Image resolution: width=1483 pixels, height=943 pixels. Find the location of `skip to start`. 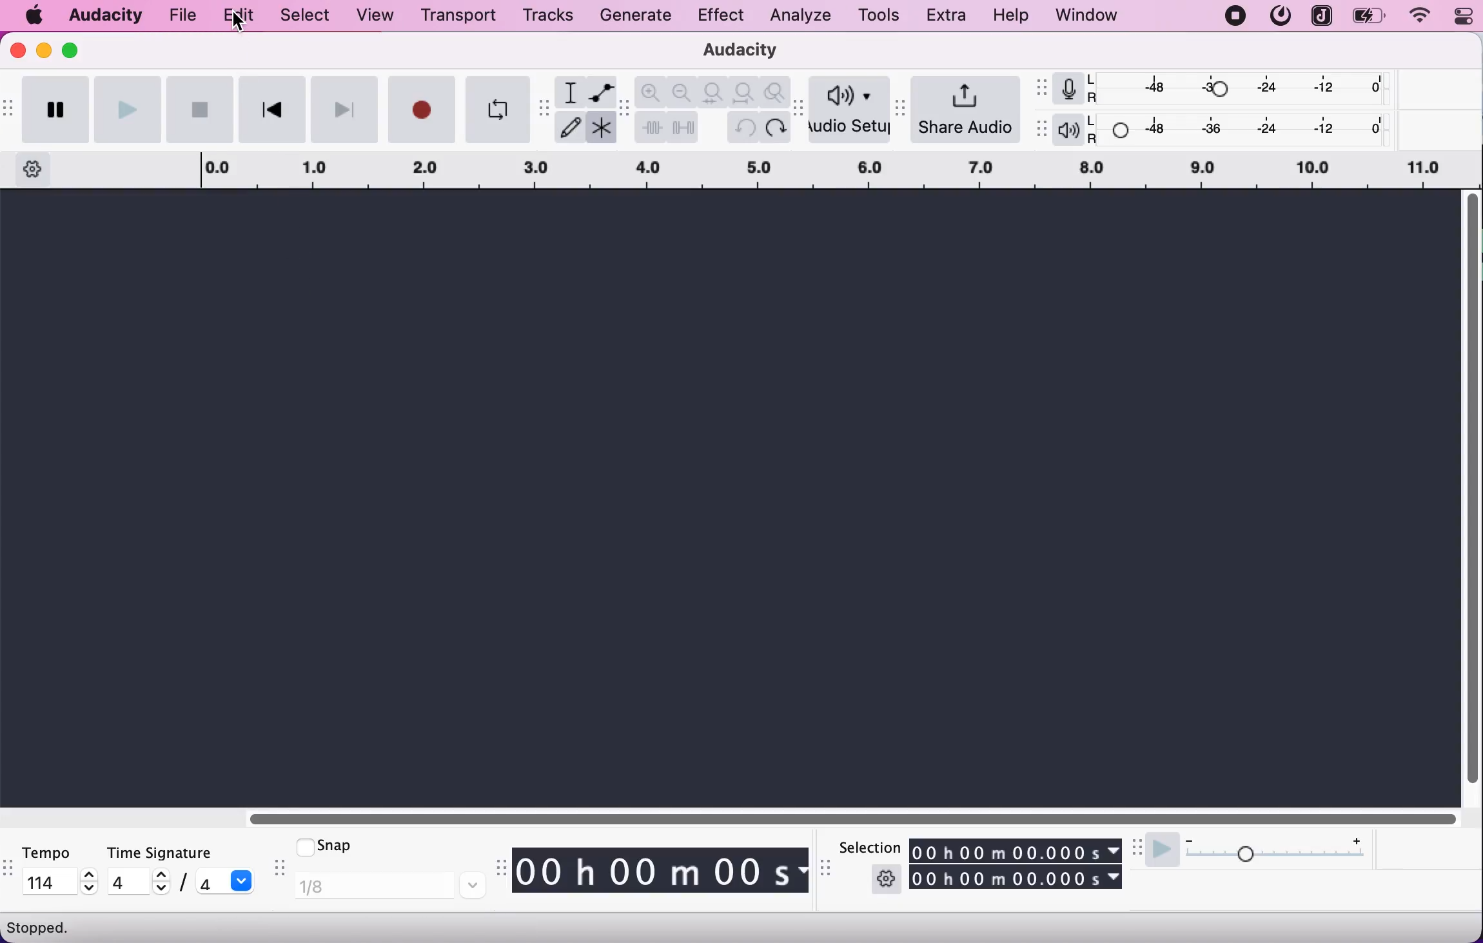

skip to start is located at coordinates (271, 109).